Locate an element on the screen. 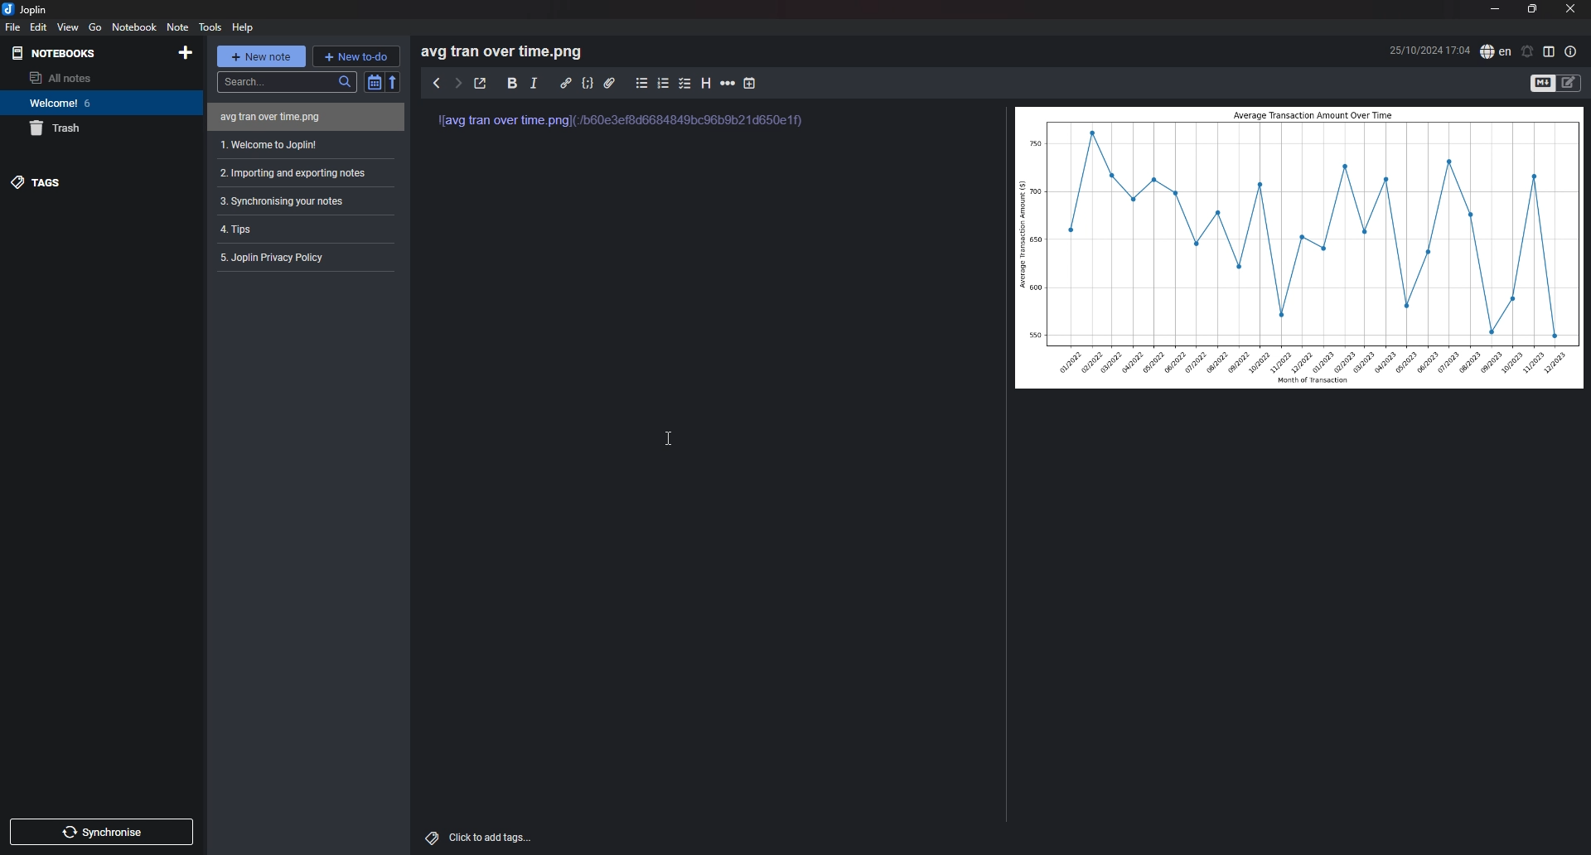 The width and height of the screenshot is (1591, 855). edit is located at coordinates (39, 27).